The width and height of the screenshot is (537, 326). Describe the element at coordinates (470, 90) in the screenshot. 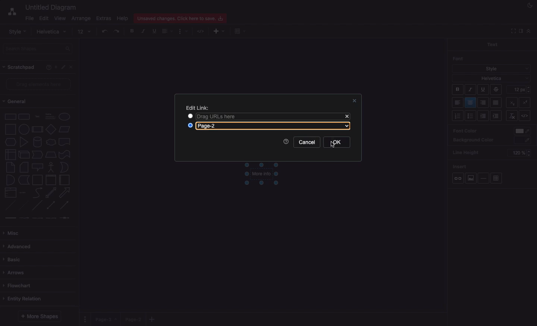

I see `Italic` at that location.